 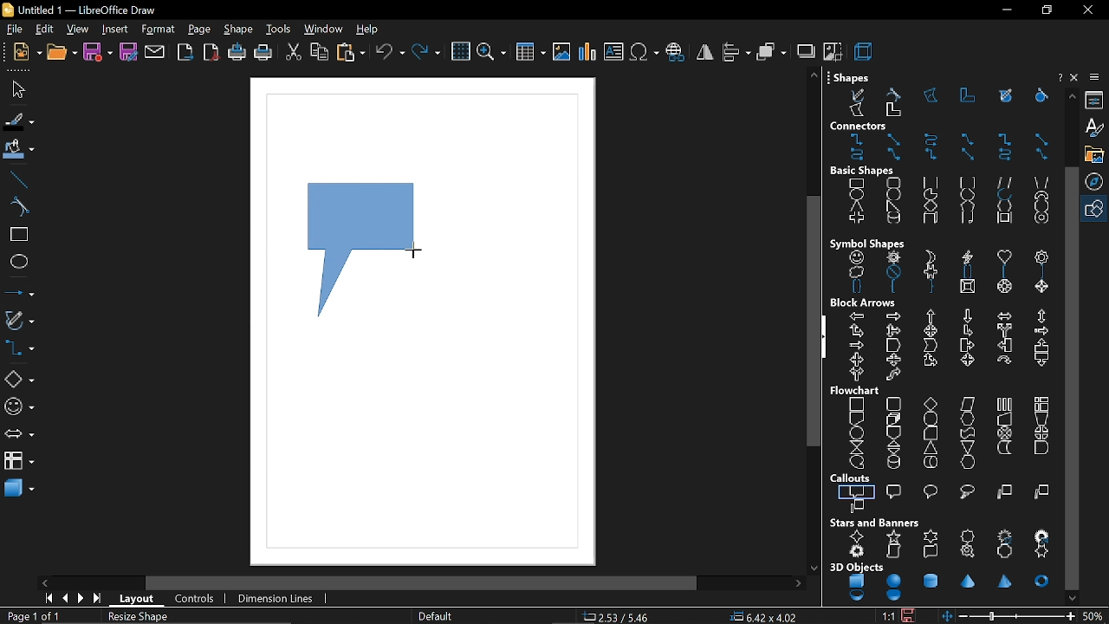 I want to click on move up, so click(x=1072, y=96).